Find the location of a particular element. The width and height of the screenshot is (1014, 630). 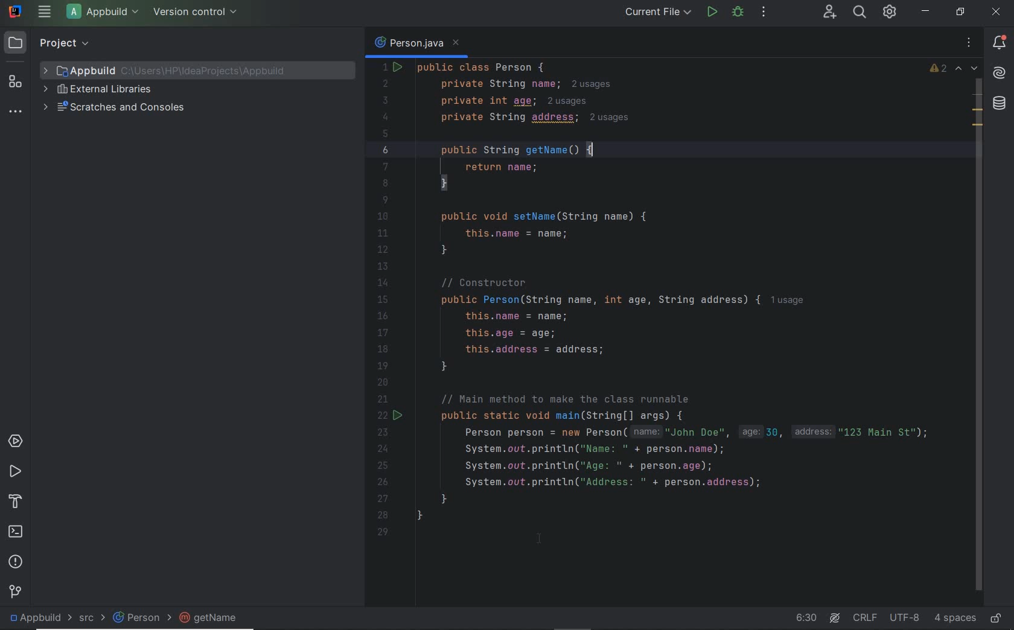

codes is located at coordinates (643, 93).